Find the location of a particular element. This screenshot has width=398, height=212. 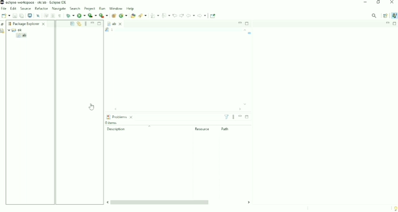

Open a Terminal is located at coordinates (30, 15).